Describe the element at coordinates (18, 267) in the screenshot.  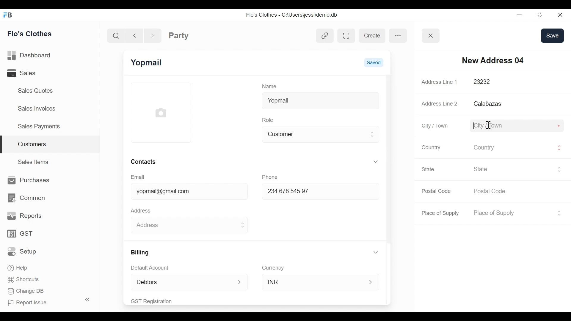
I see `Help` at that location.